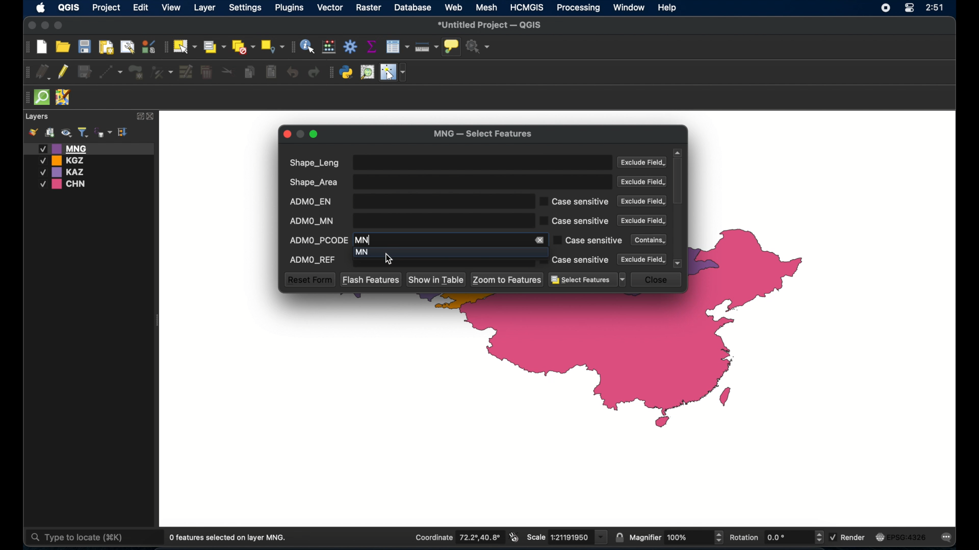  Describe the element at coordinates (287, 134) in the screenshot. I see `close` at that location.